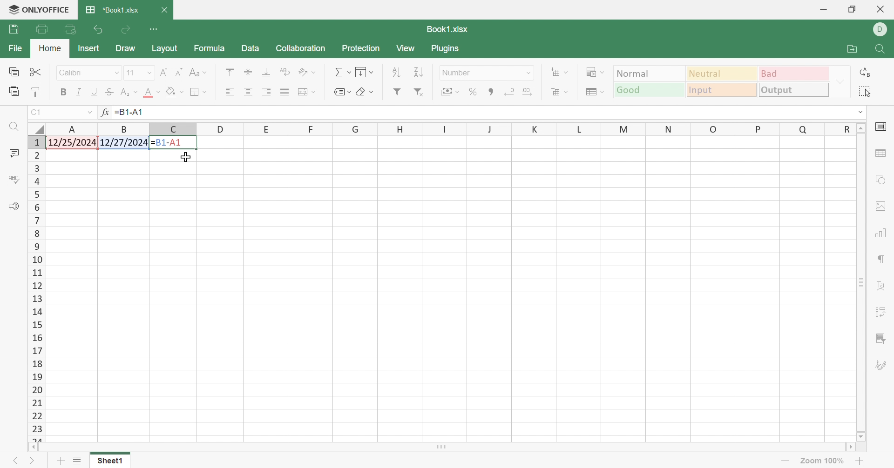 The height and width of the screenshot is (468, 894). Describe the element at coordinates (308, 71) in the screenshot. I see `Orientation` at that location.